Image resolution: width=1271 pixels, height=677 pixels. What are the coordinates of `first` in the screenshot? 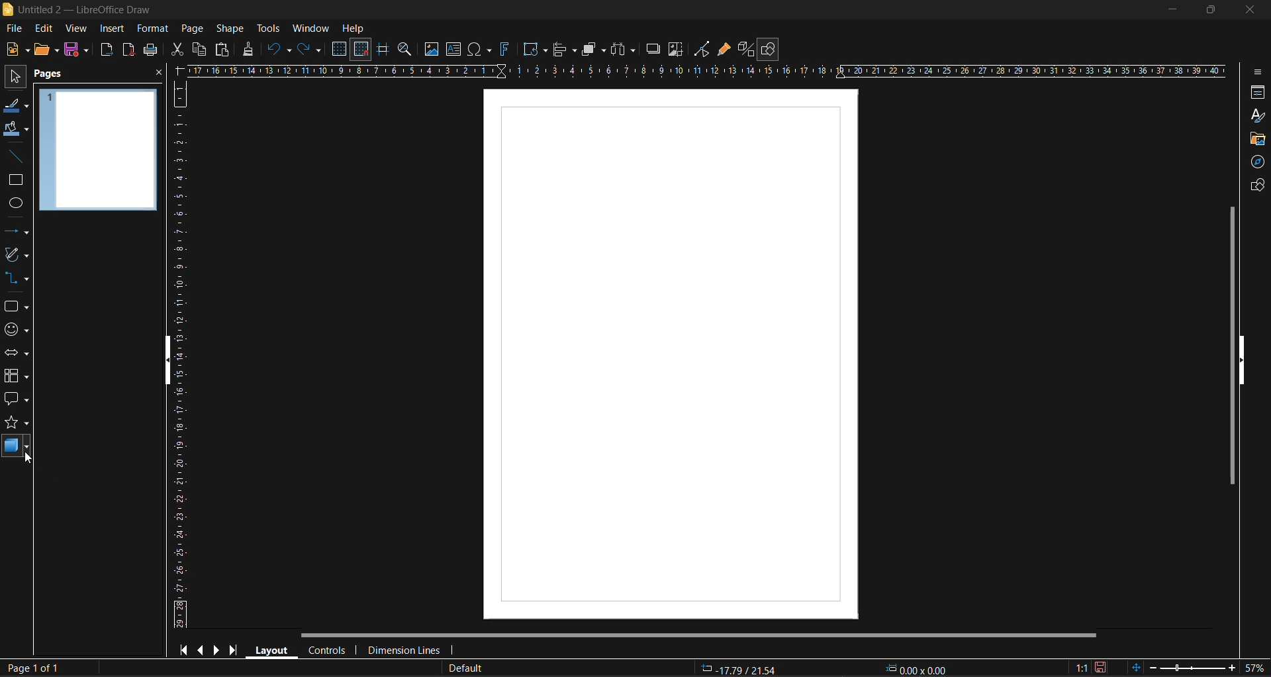 It's located at (187, 651).